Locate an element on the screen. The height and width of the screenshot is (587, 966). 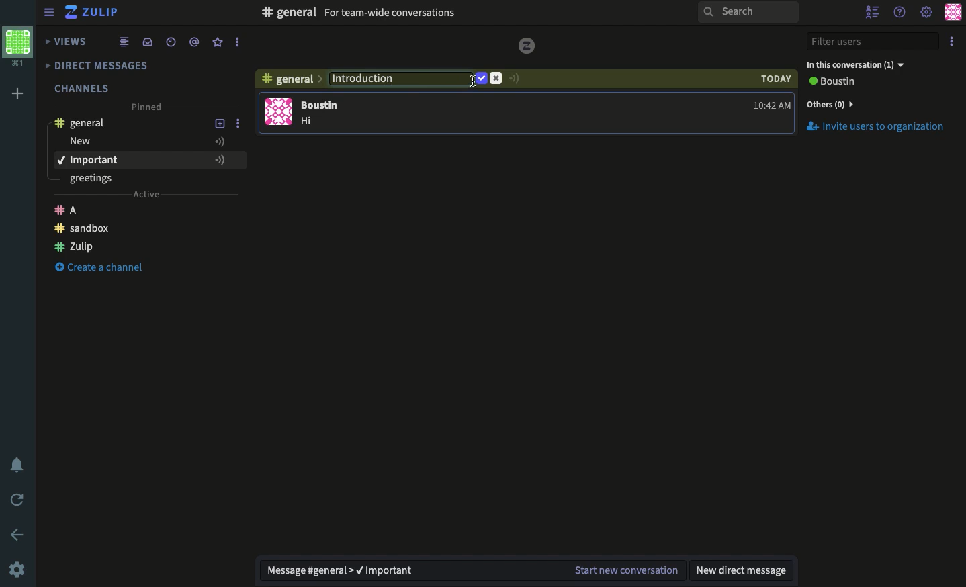
user is located at coordinates (325, 105).